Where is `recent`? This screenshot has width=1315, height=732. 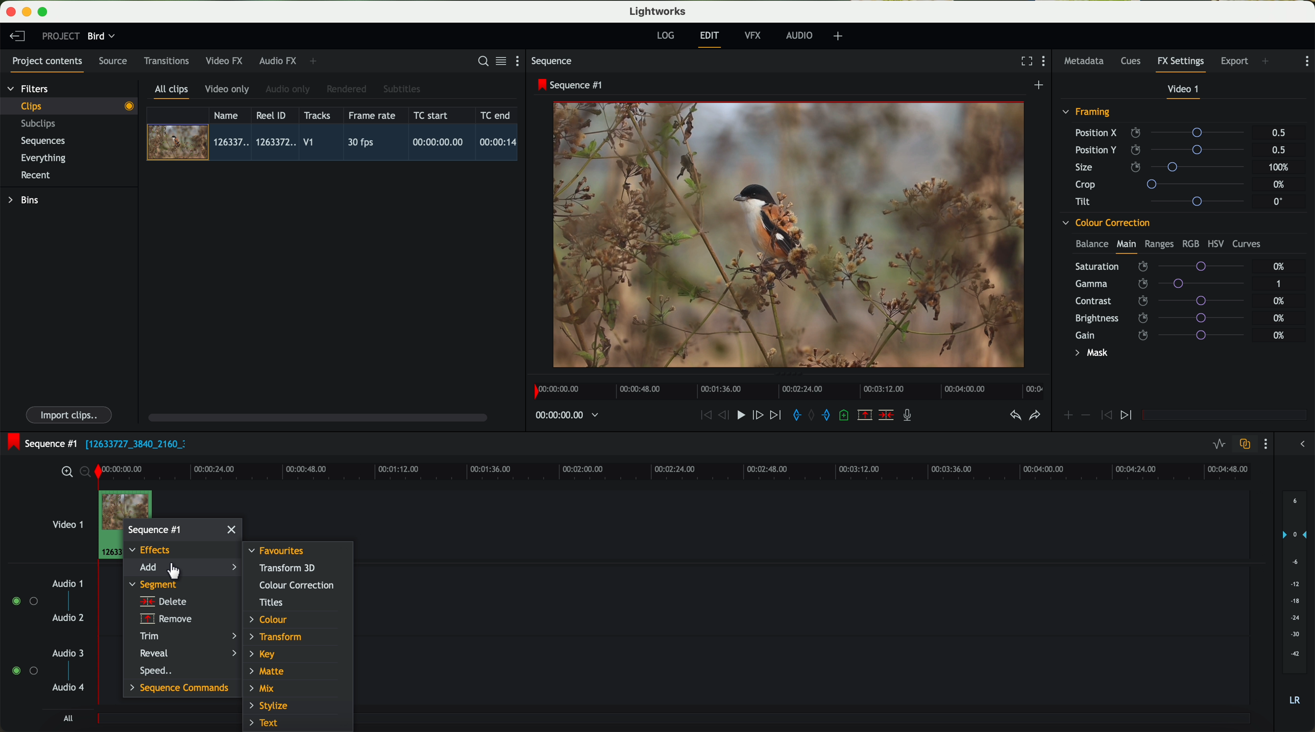
recent is located at coordinates (36, 176).